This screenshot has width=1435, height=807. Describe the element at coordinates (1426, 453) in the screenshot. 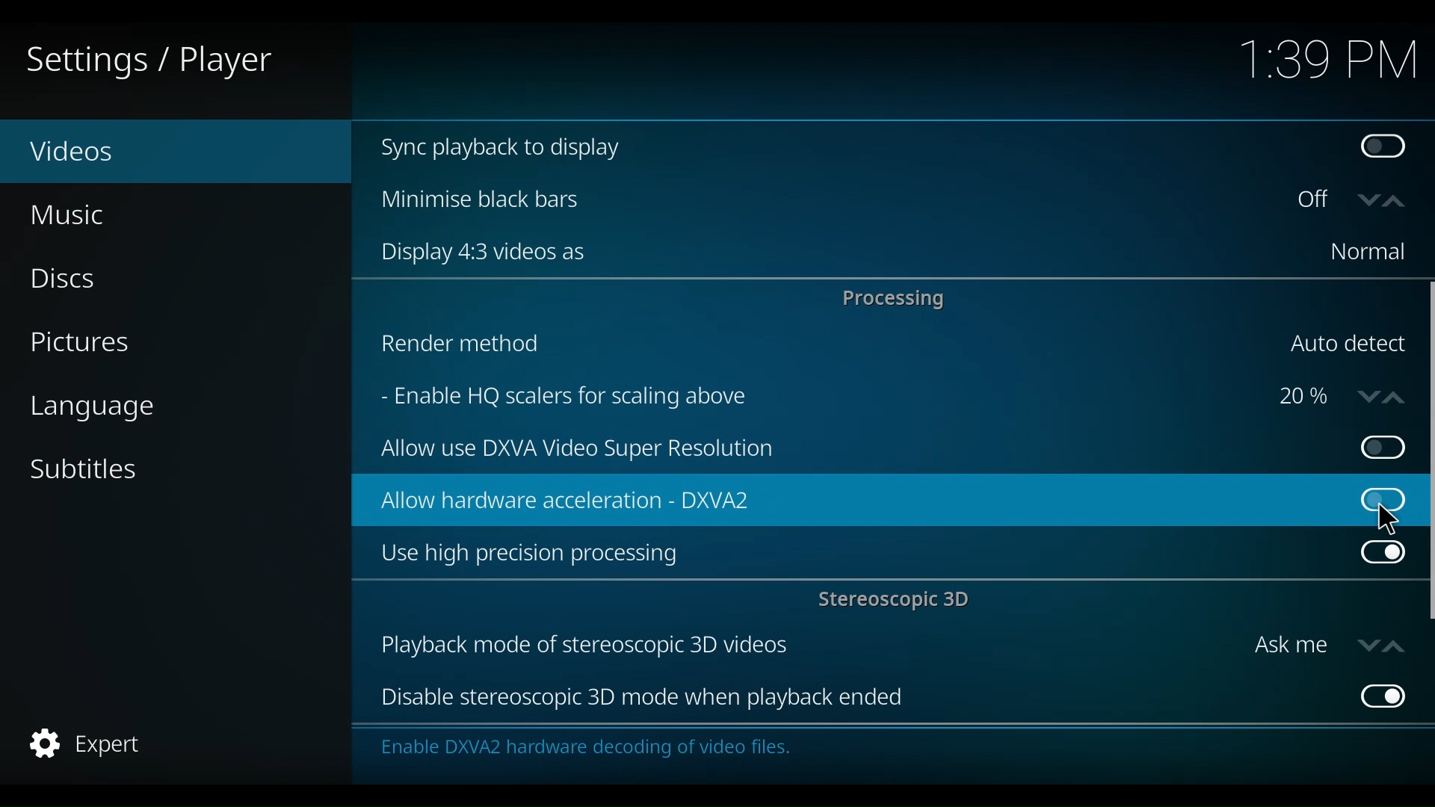

I see `Vertical Scrollbar` at that location.